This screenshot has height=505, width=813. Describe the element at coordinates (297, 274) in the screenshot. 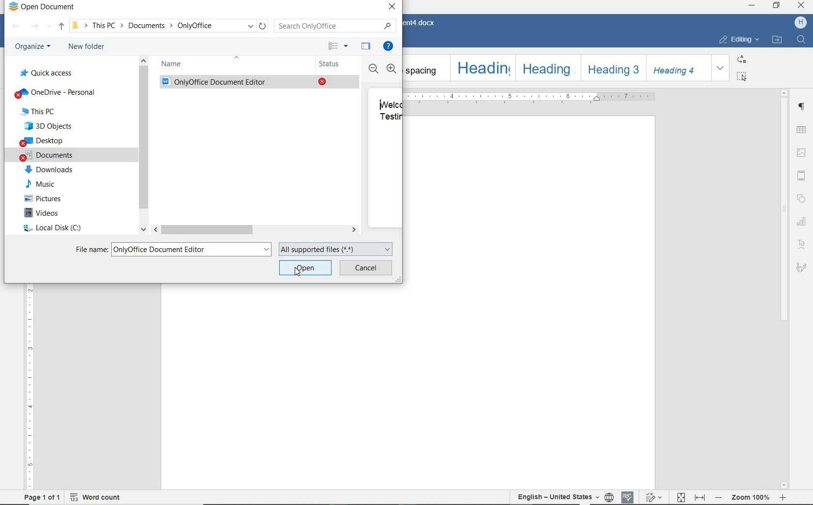

I see `Pointer ` at that location.